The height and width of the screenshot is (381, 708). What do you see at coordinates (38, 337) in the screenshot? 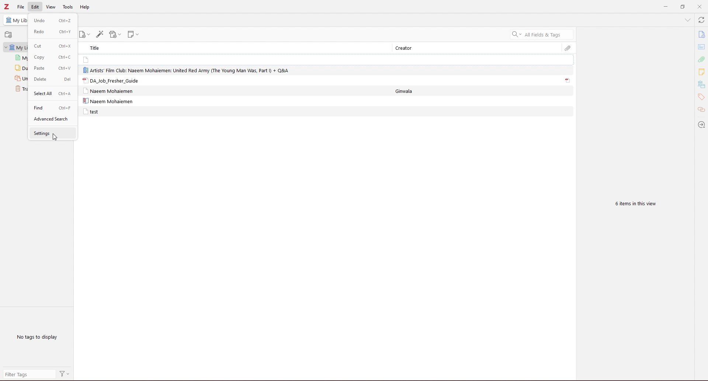
I see `No tags to display` at bounding box center [38, 337].